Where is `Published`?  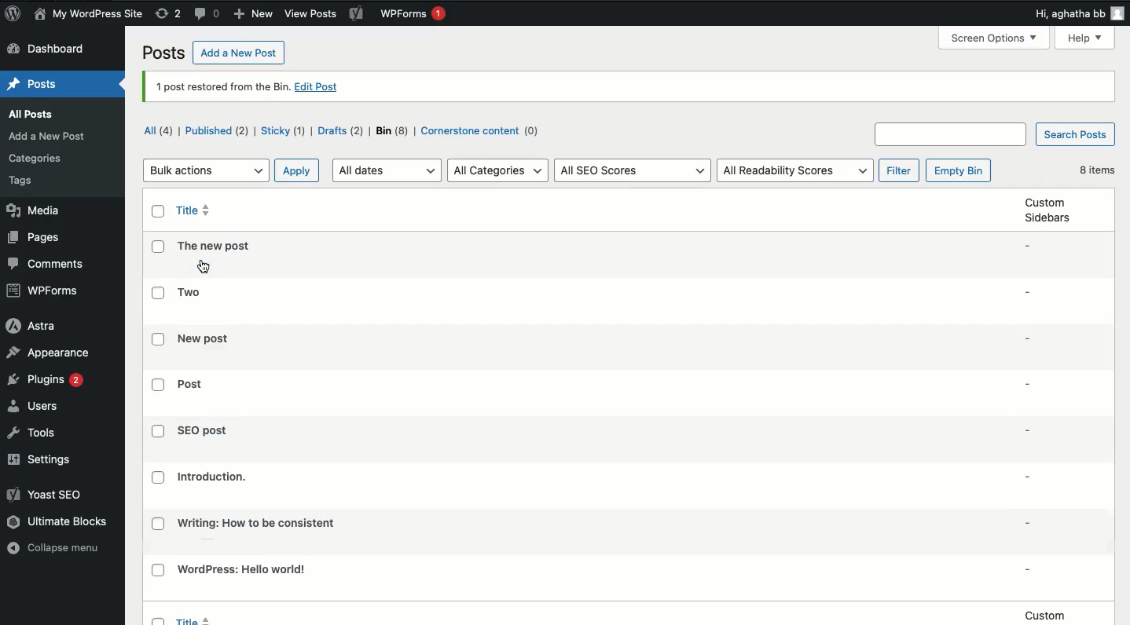
Published is located at coordinates (218, 130).